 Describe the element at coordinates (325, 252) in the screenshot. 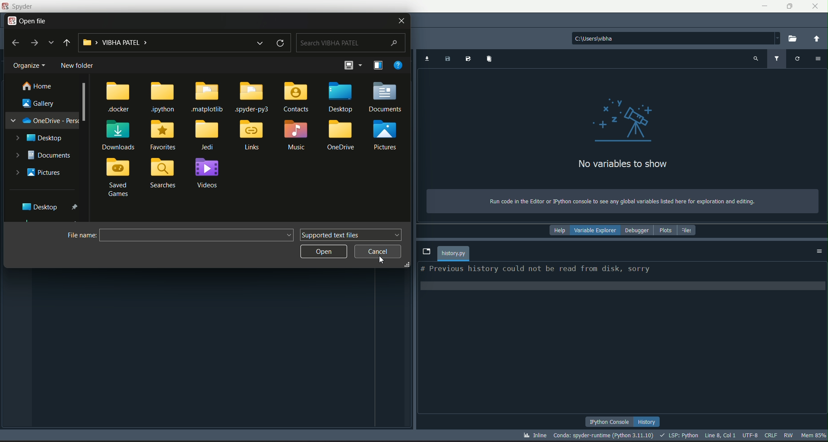

I see `open` at that location.